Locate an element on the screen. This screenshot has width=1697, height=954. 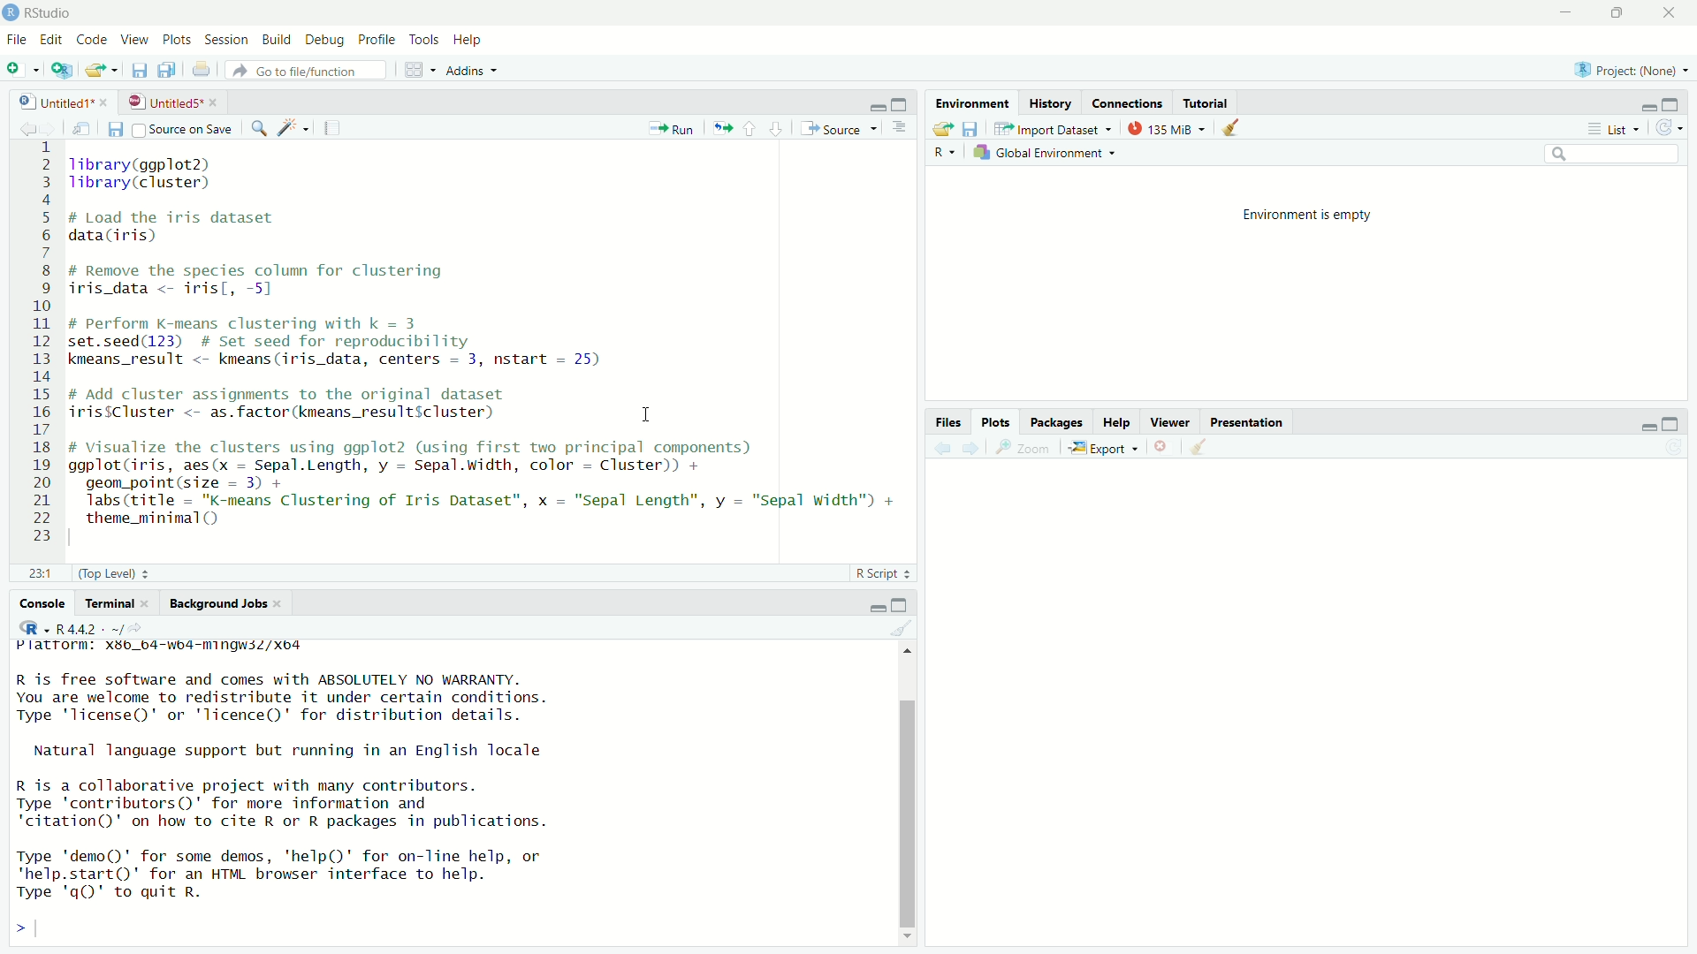
minimize is located at coordinates (874, 604).